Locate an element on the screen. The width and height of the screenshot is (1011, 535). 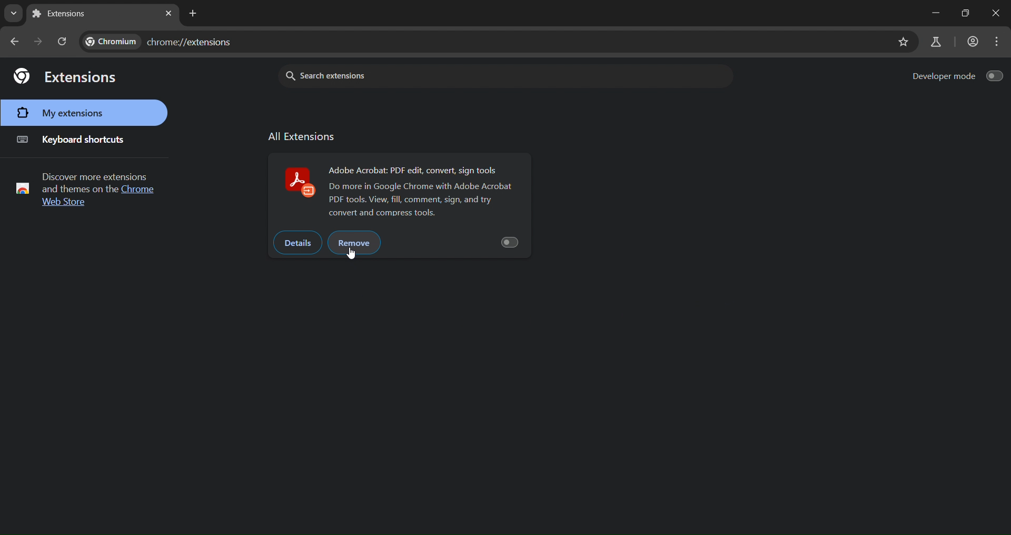
adobe odf is located at coordinates (421, 191).